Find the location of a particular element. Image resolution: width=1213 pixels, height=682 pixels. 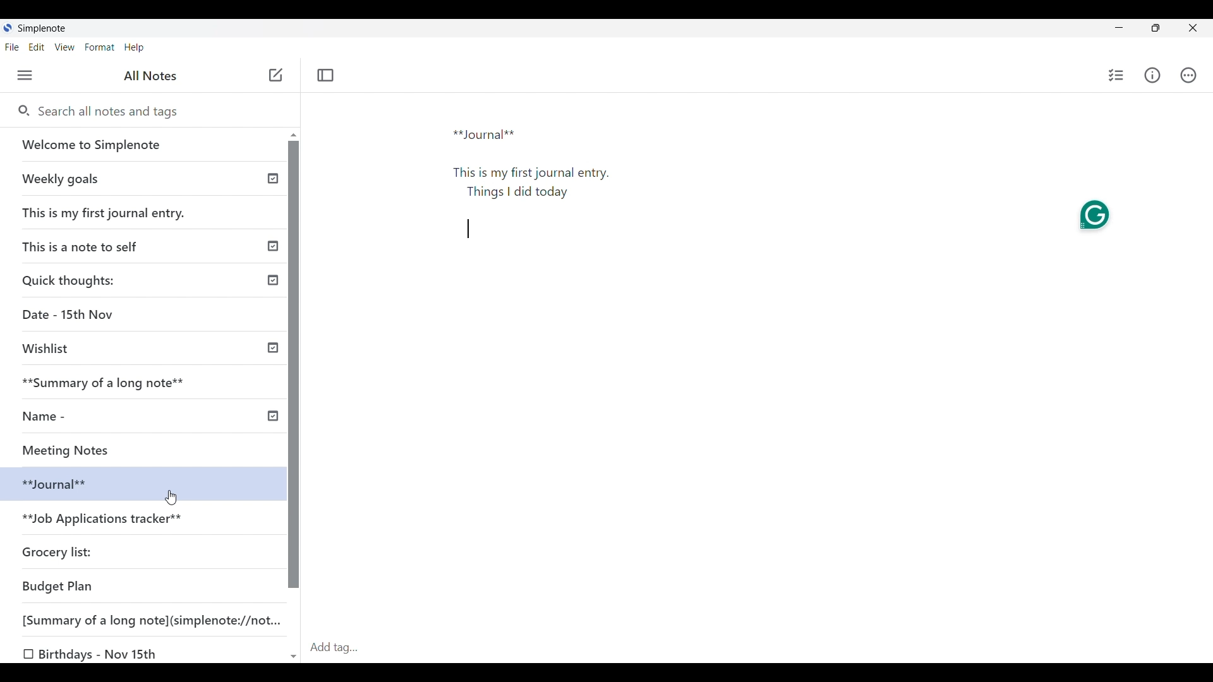

[Summary of a long note](simplenote://not... is located at coordinates (157, 619).